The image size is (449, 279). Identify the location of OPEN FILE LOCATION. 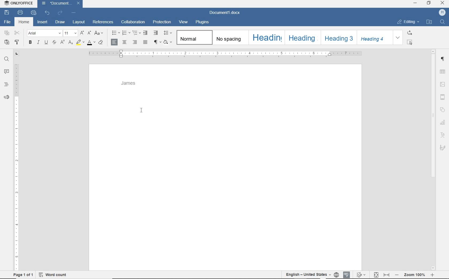
(429, 22).